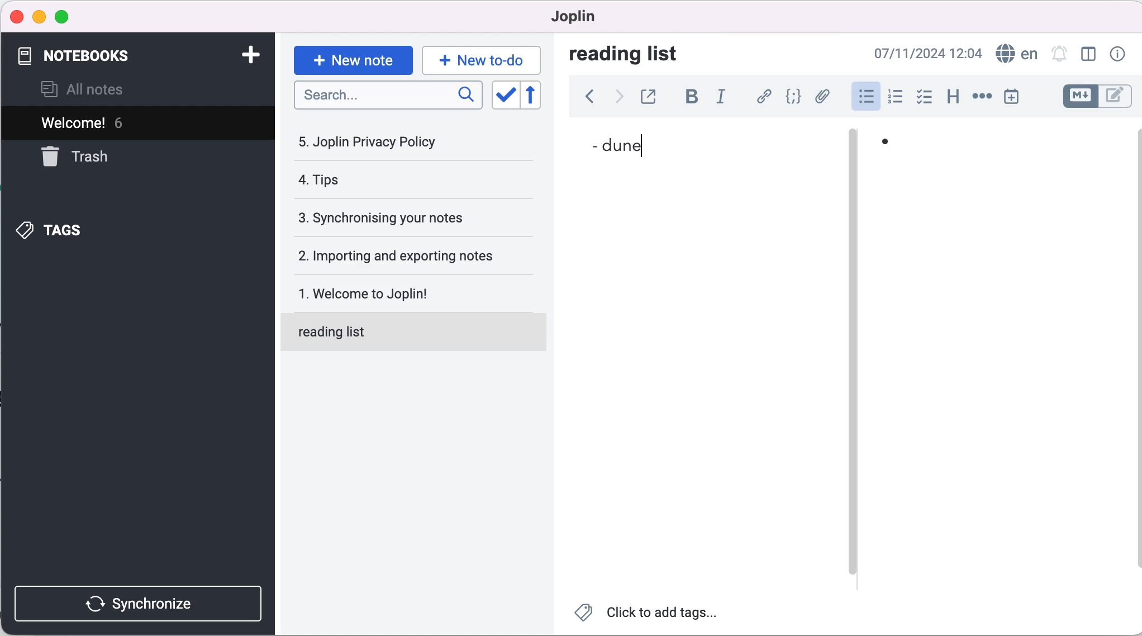 The width and height of the screenshot is (1142, 636). I want to click on importing and exporting notes, so click(414, 256).